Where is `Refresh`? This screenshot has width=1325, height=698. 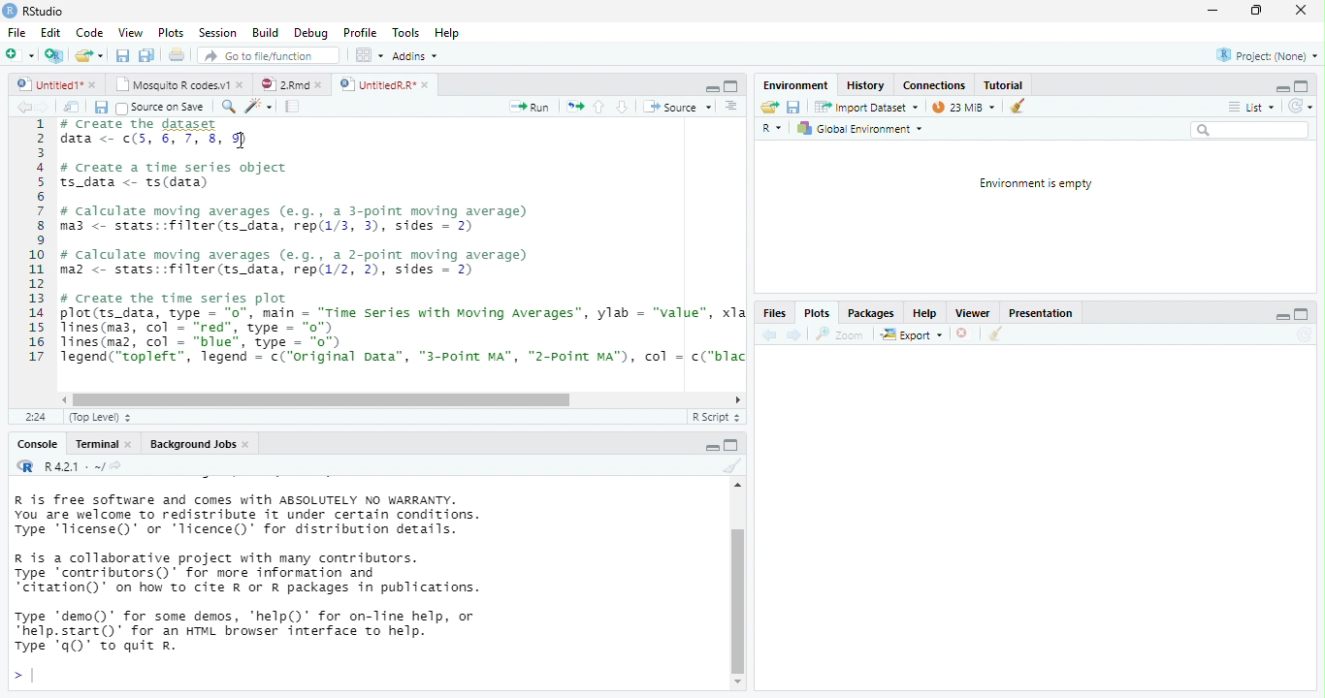
Refresh is located at coordinates (1305, 334).